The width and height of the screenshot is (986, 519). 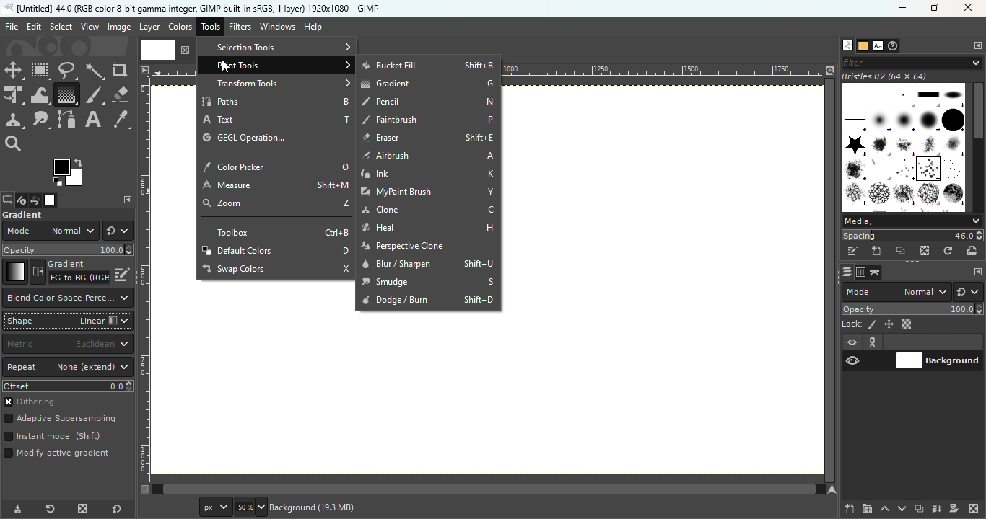 I want to click on Switch to another group of modes, so click(x=118, y=231).